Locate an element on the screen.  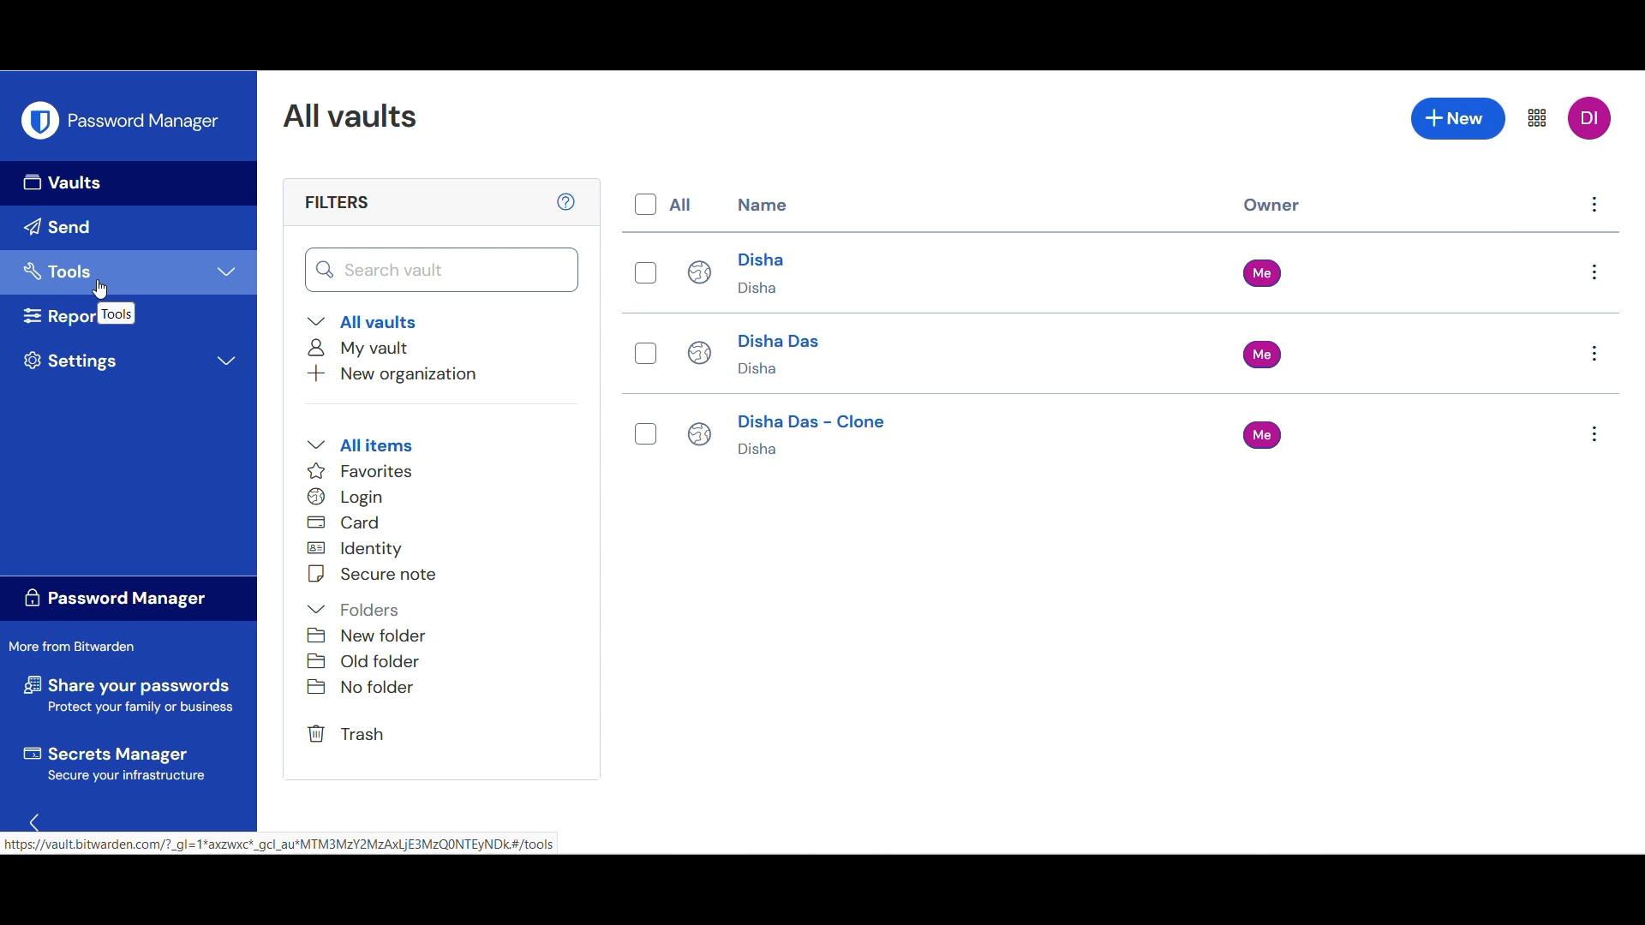
Collapse all items is located at coordinates (361, 445).